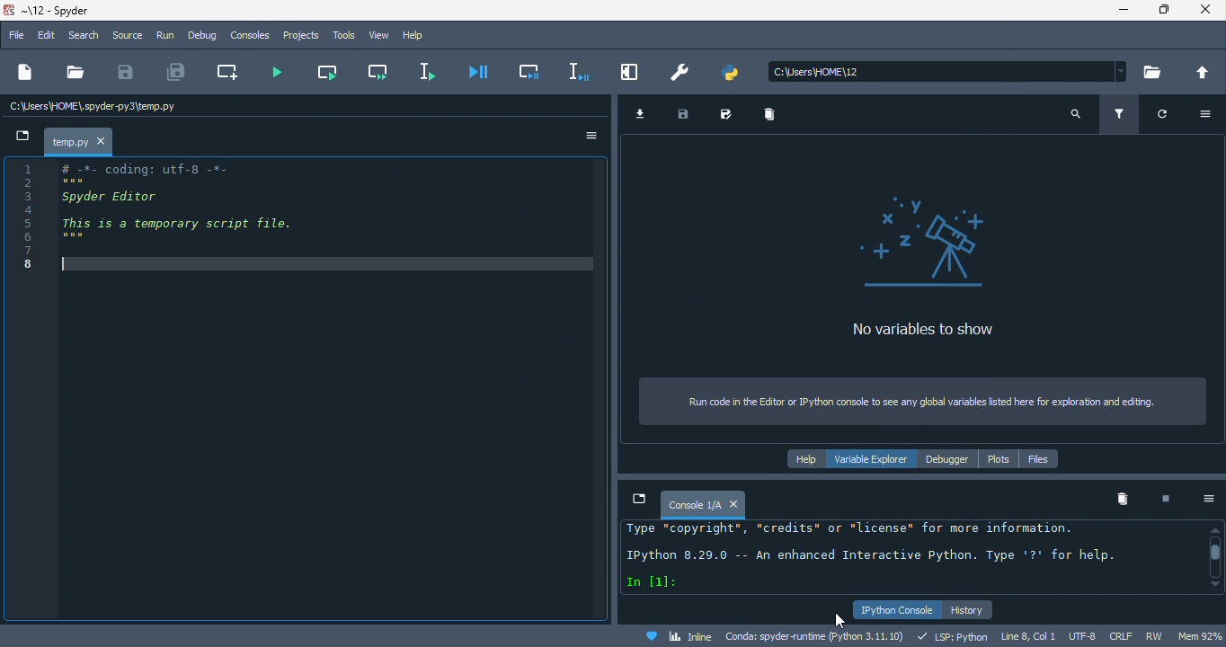 Image resolution: width=1226 pixels, height=647 pixels. Describe the element at coordinates (1123, 500) in the screenshot. I see `remove all` at that location.